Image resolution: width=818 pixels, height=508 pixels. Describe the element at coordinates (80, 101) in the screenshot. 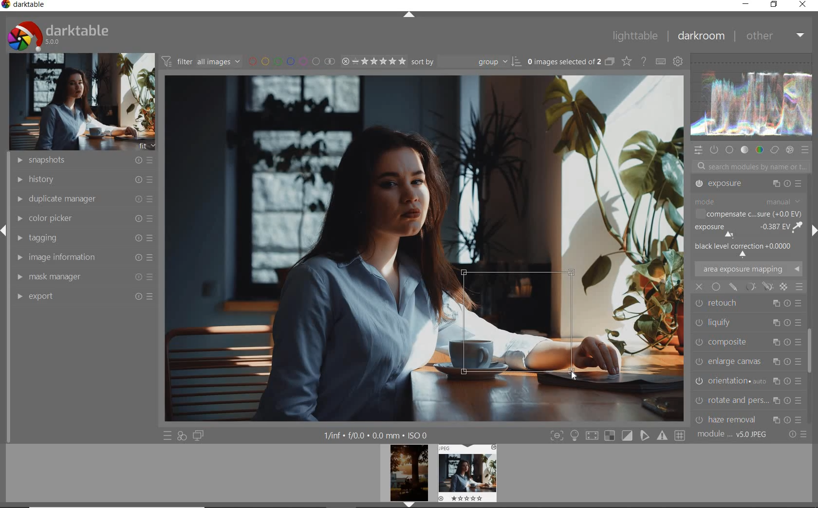

I see `IMAGE` at that location.